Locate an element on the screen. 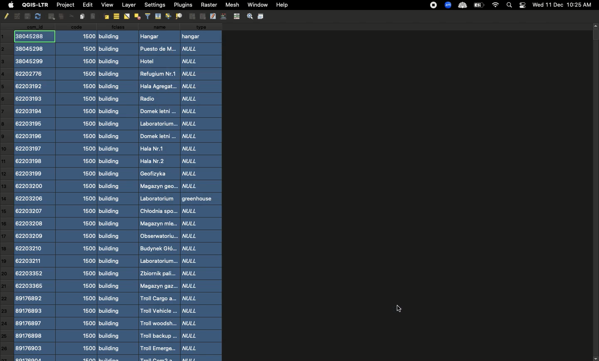 The height and width of the screenshot is (361, 599). recording is located at coordinates (432, 5).